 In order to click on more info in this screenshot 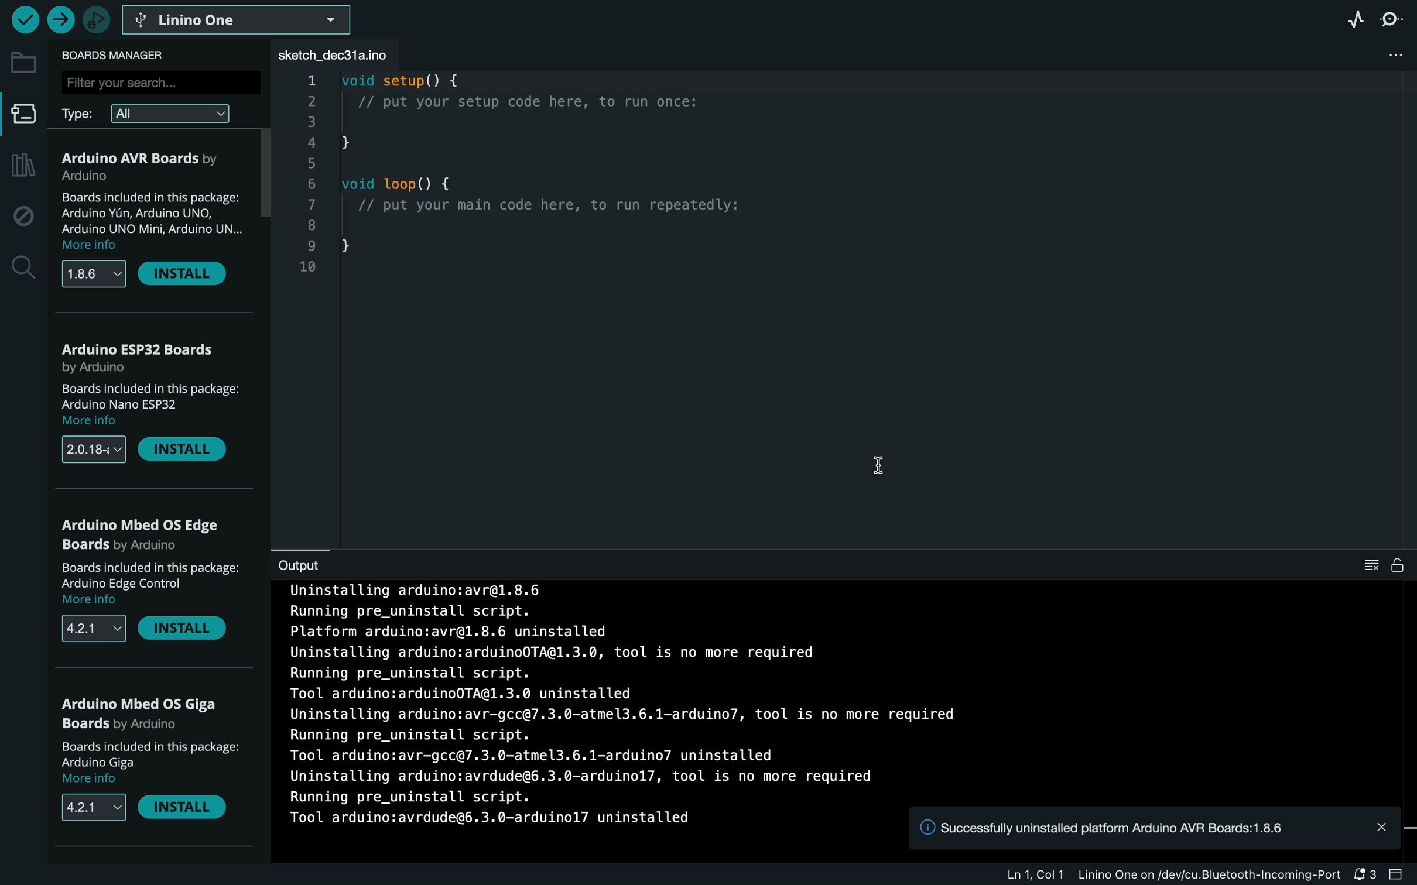, I will do `click(104, 420)`.